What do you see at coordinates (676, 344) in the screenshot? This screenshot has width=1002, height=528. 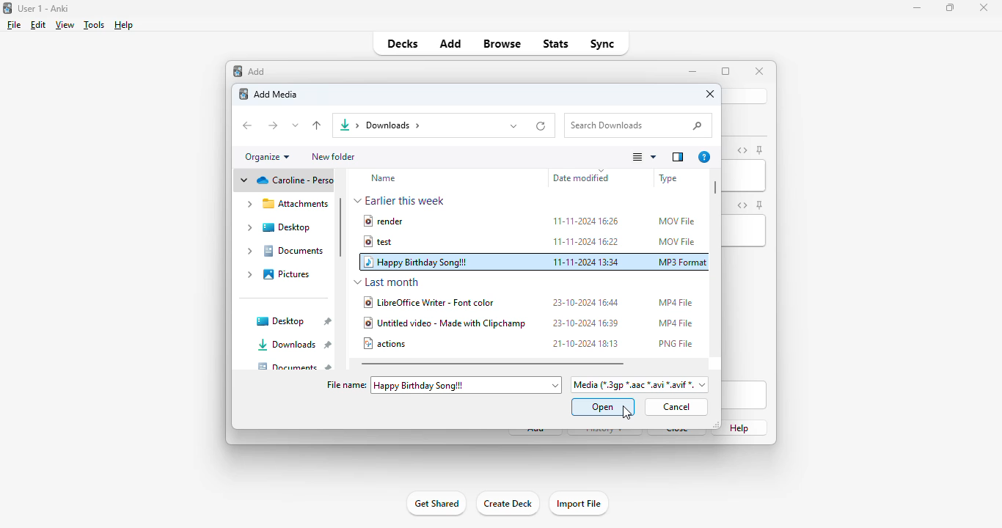 I see `PNG file` at bounding box center [676, 344].